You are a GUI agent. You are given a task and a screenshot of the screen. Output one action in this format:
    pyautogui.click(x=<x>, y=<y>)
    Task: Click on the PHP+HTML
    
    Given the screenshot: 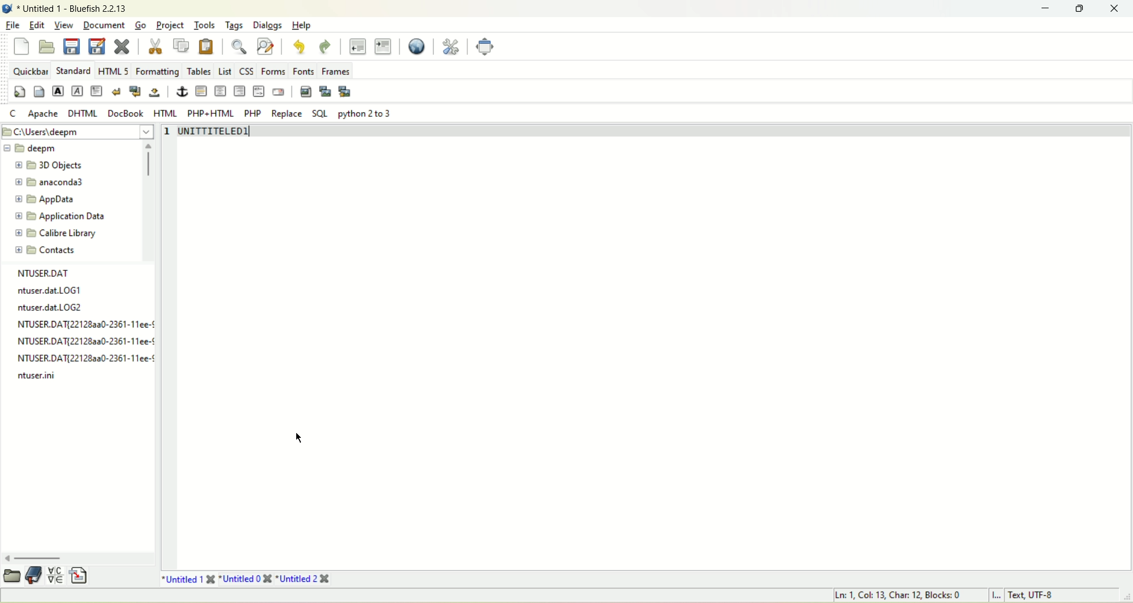 What is the action you would take?
    pyautogui.click(x=209, y=112)
    